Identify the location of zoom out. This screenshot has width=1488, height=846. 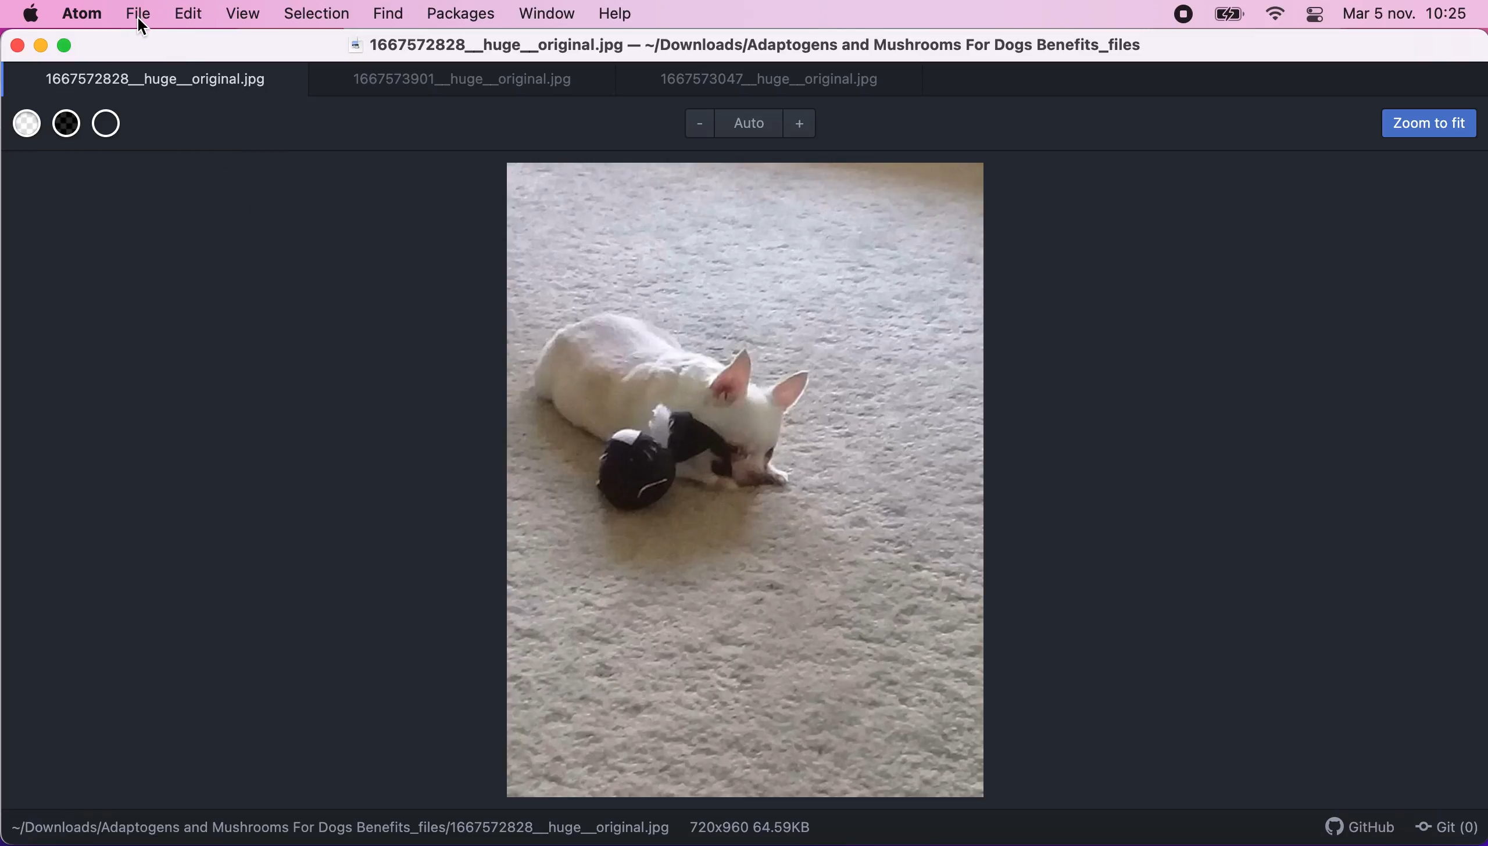
(697, 124).